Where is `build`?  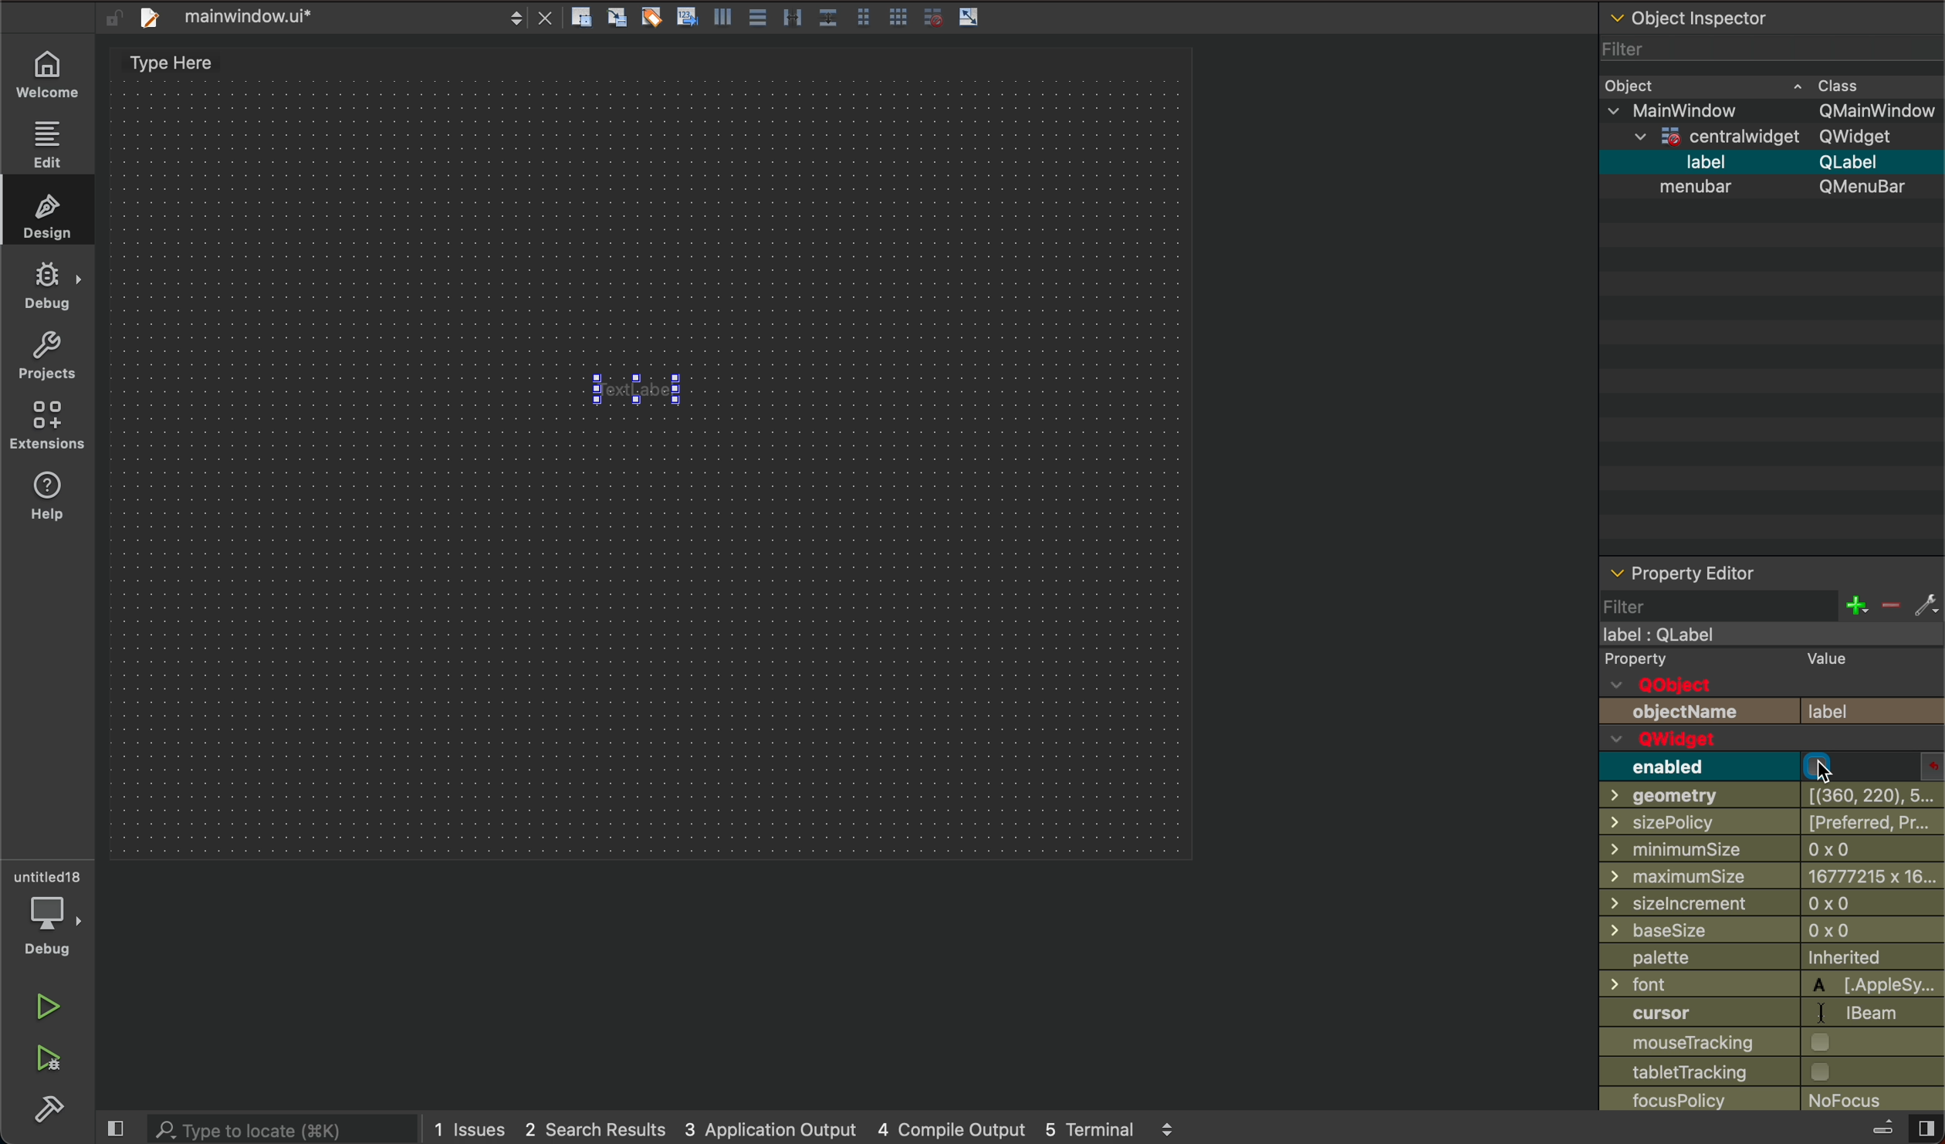 build is located at coordinates (46, 1111).